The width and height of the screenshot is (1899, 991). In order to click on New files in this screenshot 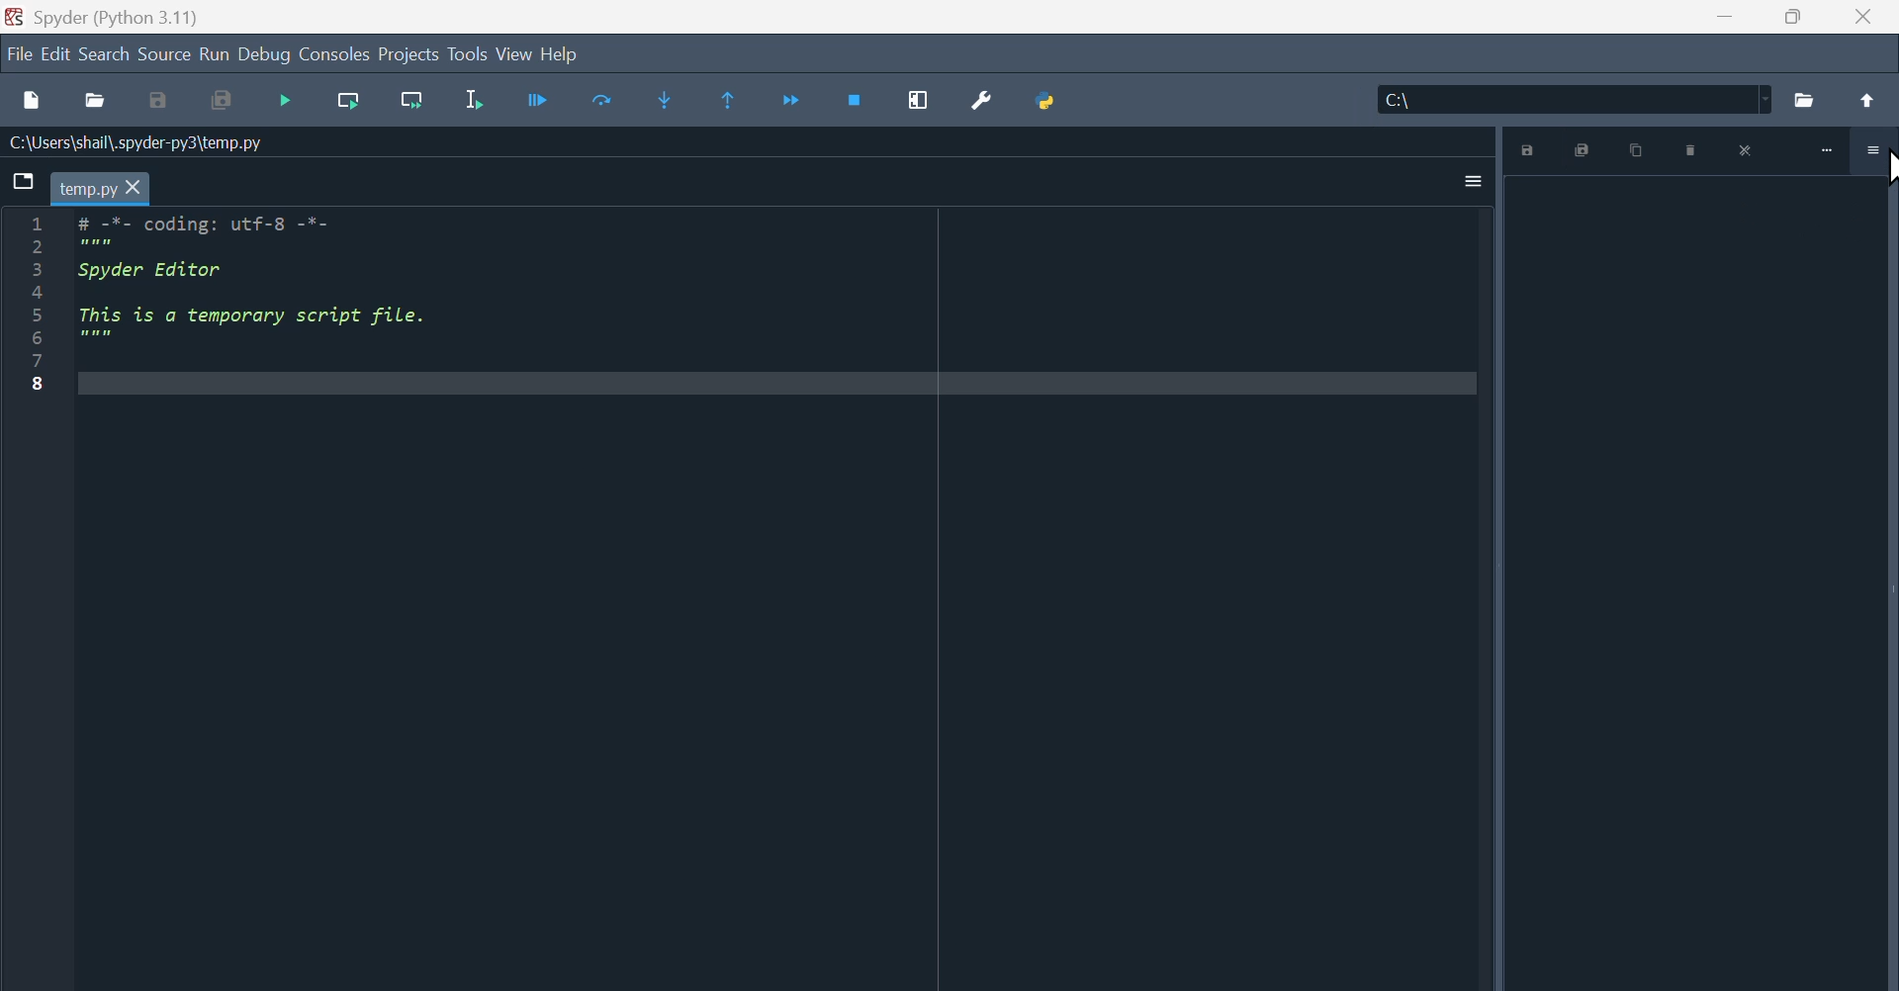, I will do `click(28, 102)`.